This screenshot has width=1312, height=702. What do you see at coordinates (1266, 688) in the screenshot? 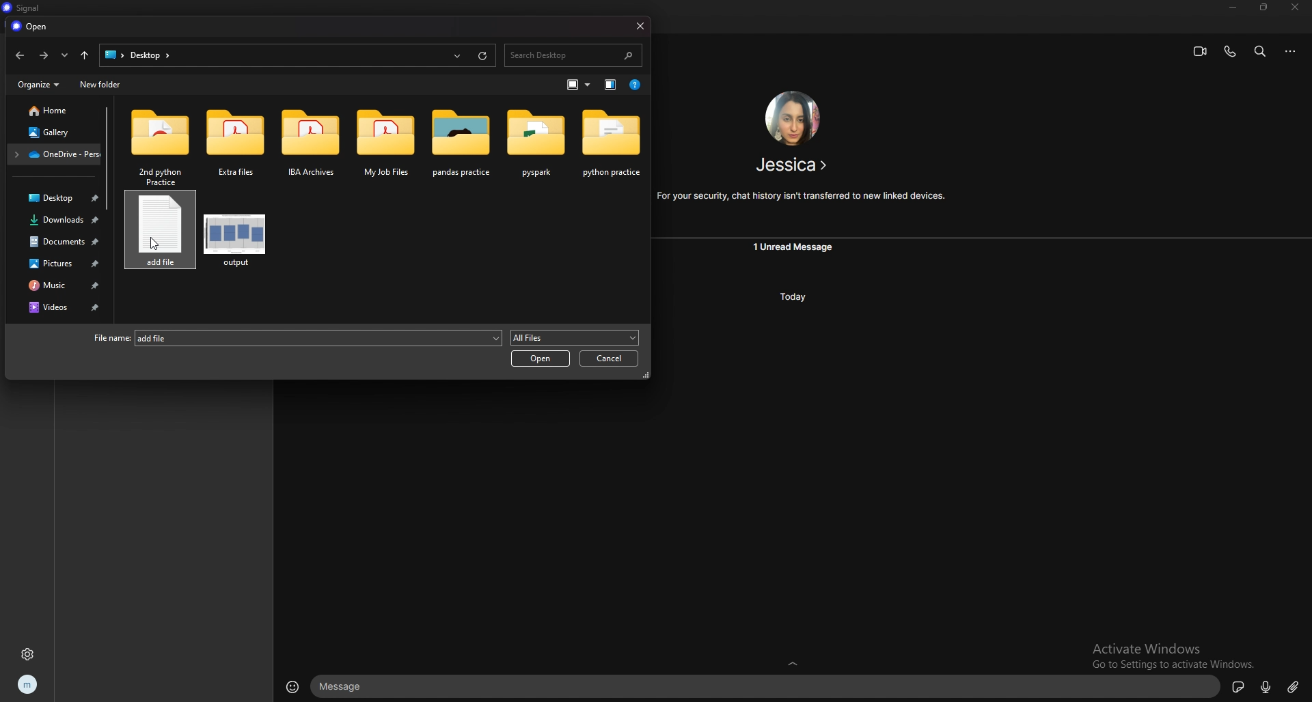
I see `voice type` at bounding box center [1266, 688].